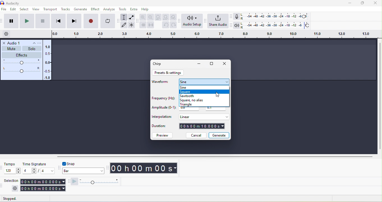  Describe the element at coordinates (11, 180) in the screenshot. I see `selection` at that location.